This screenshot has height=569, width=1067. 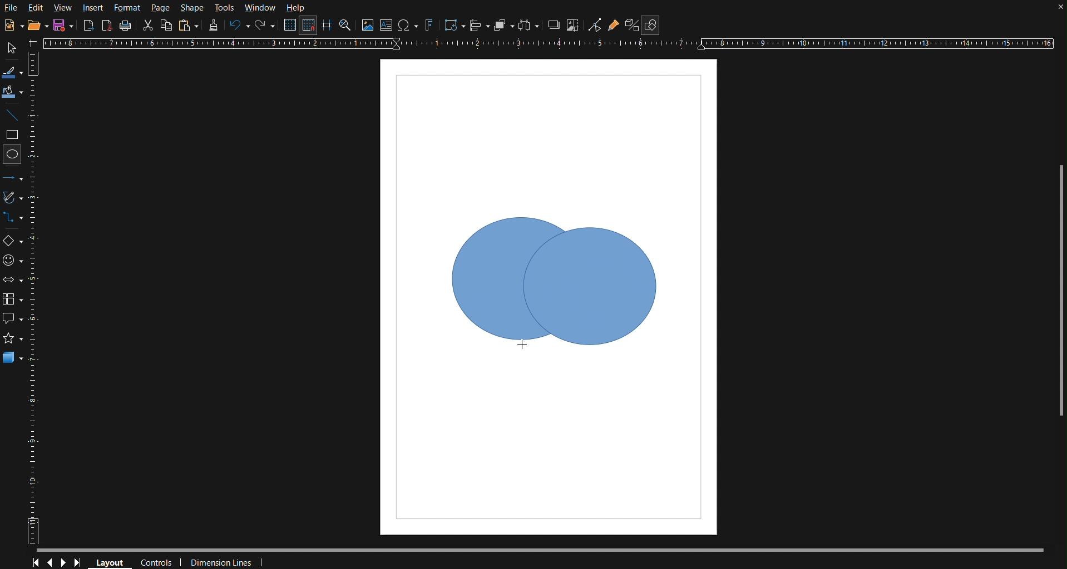 I want to click on Layout, so click(x=113, y=561).